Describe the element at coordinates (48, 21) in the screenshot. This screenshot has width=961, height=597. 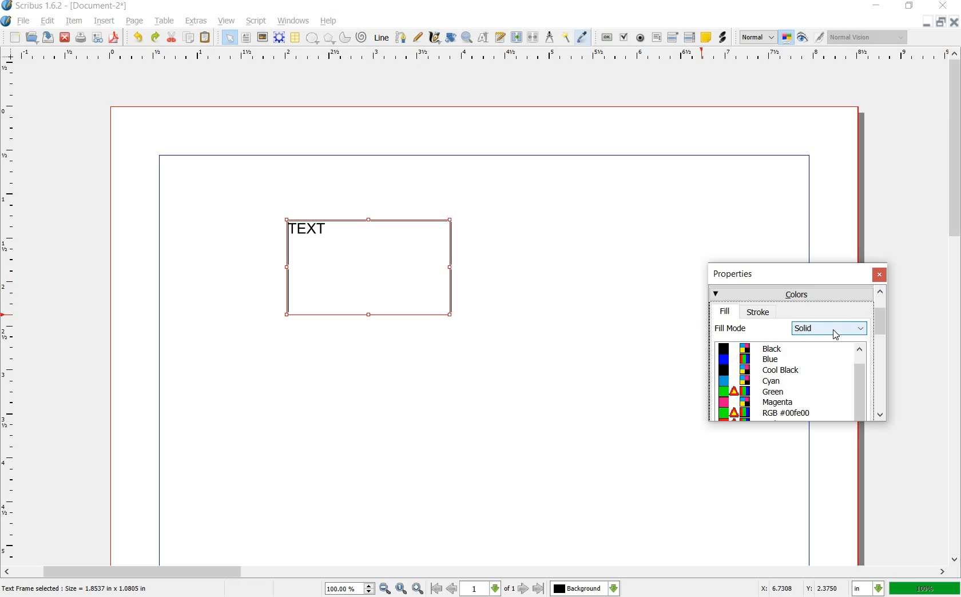
I see `edit` at that location.